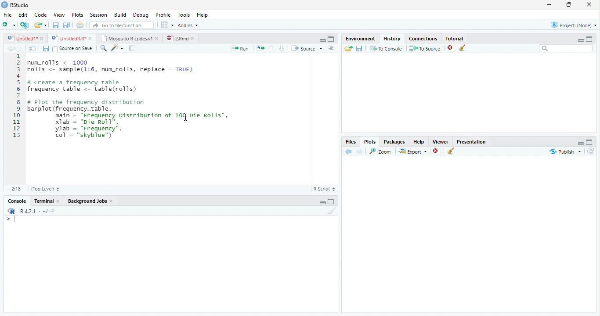  Describe the element at coordinates (99, 14) in the screenshot. I see `Session` at that location.